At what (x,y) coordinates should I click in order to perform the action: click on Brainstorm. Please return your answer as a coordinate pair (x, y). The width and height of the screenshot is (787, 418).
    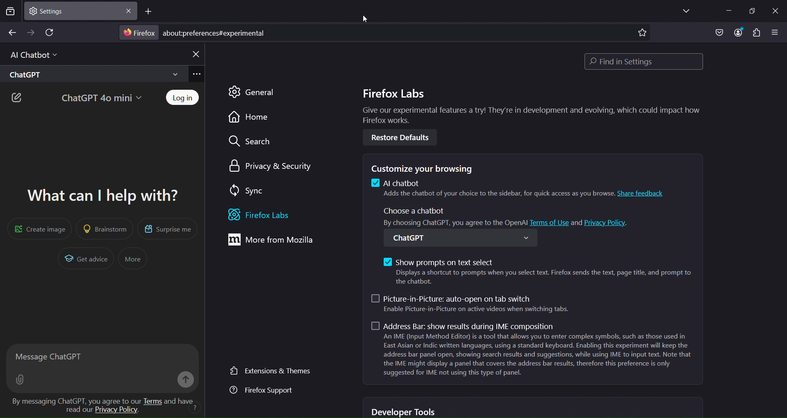
    Looking at the image, I should click on (105, 228).